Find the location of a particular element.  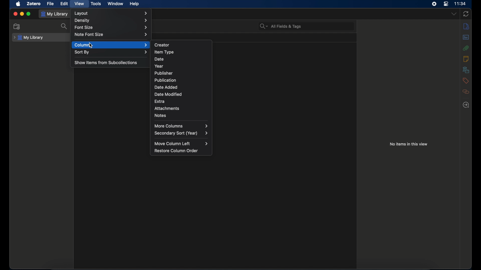

cursor is located at coordinates (91, 45).